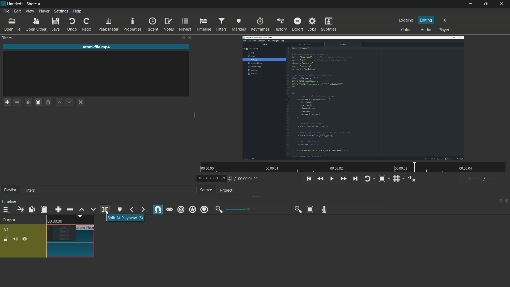 The image size is (510, 287). I want to click on change layout, so click(500, 201).